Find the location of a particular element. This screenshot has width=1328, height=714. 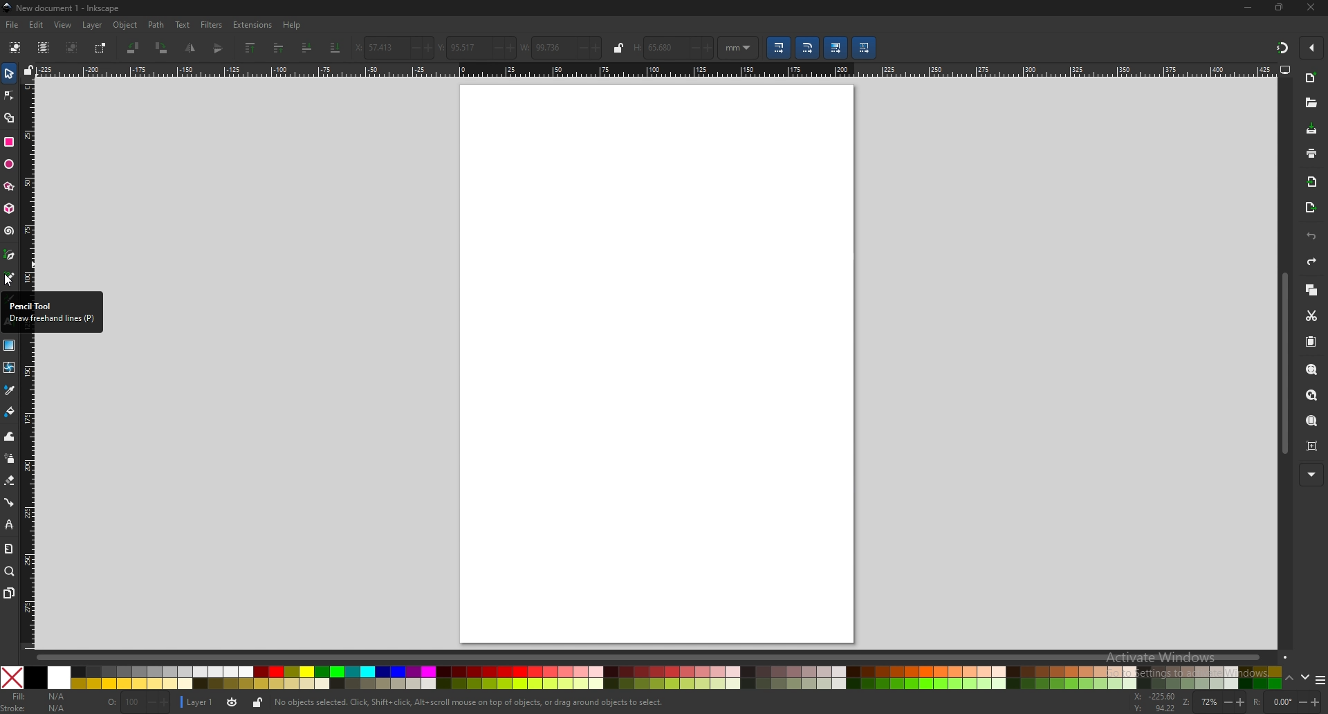

deselect is located at coordinates (73, 48).